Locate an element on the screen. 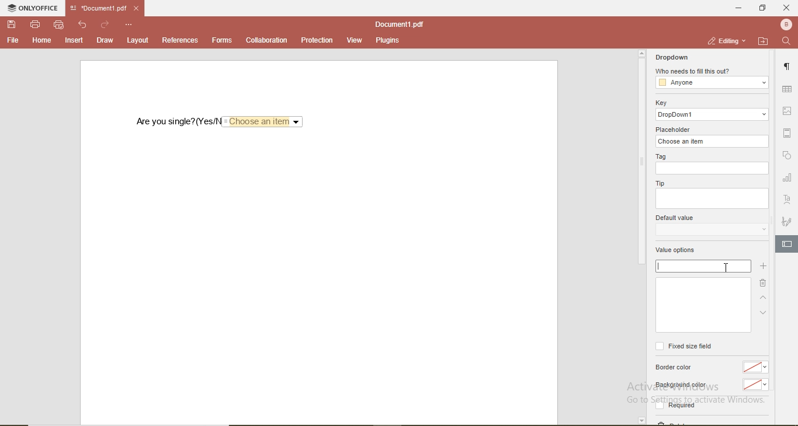  font style is located at coordinates (789, 199).